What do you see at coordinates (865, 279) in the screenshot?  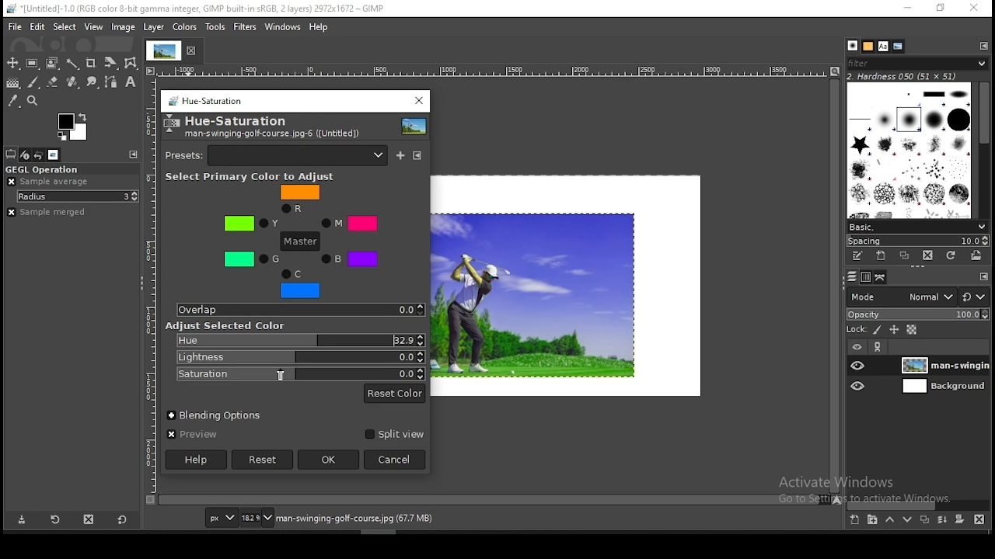 I see `channels` at bounding box center [865, 279].